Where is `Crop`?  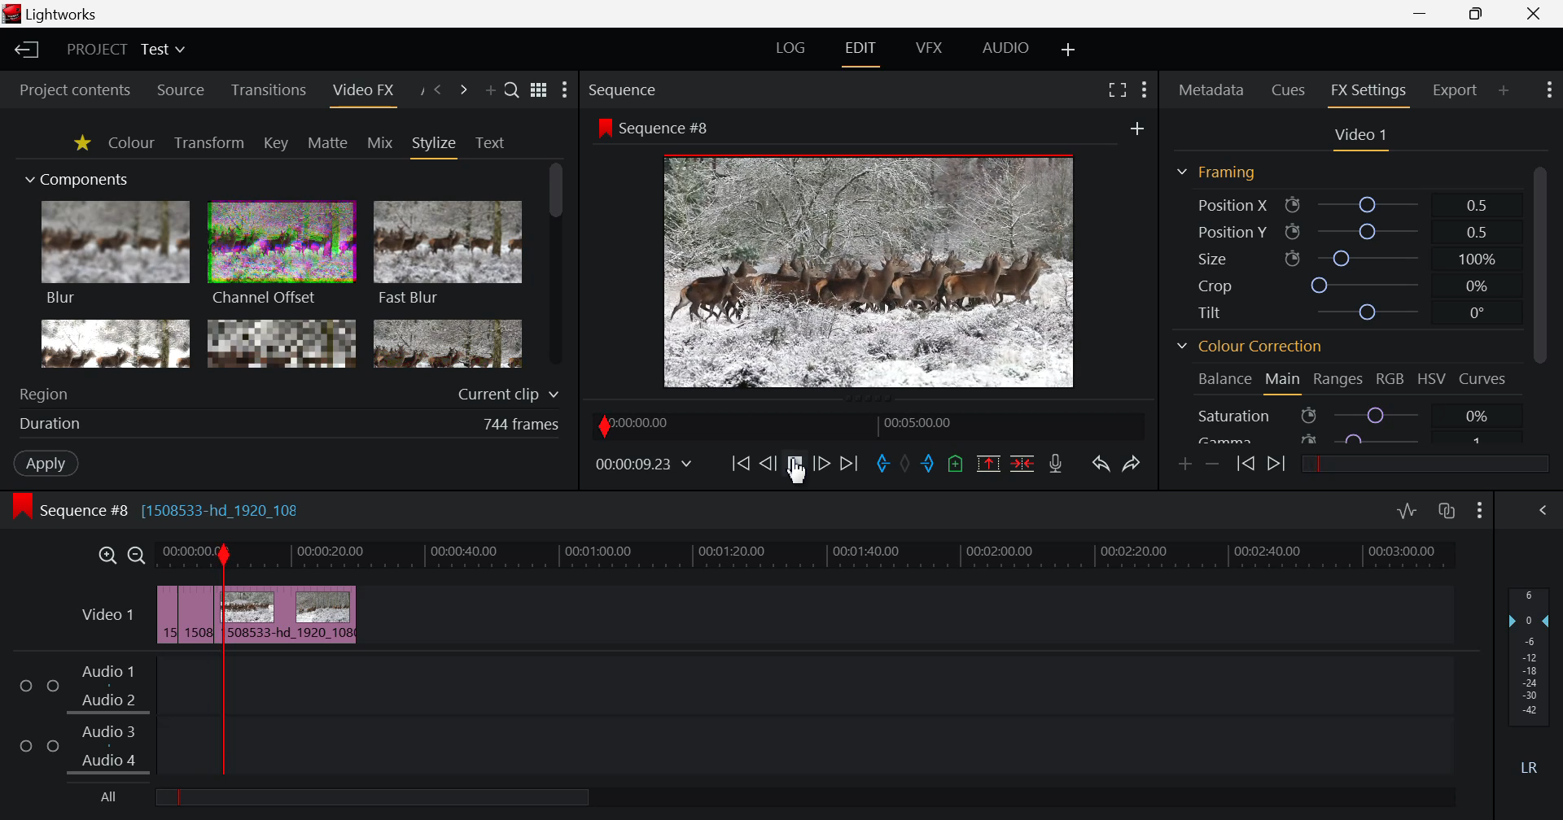 Crop is located at coordinates (1343, 284).